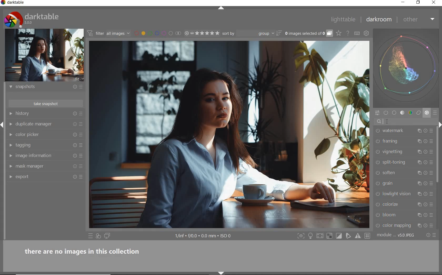 This screenshot has width=442, height=275. What do you see at coordinates (426, 215) in the screenshot?
I see `reset` at bounding box center [426, 215].